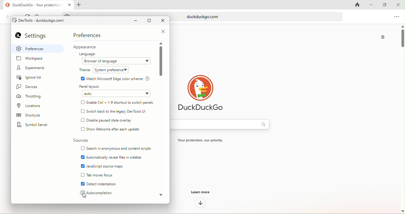 The image size is (405, 214). What do you see at coordinates (115, 120) in the screenshot?
I see `disable paused state overlay` at bounding box center [115, 120].